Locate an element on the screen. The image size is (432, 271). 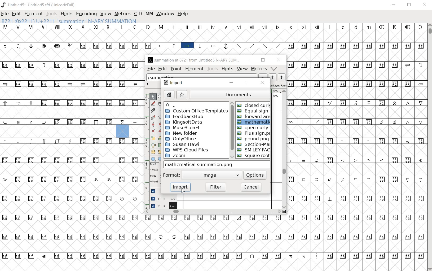
Help/Window is located at coordinates (275, 68).